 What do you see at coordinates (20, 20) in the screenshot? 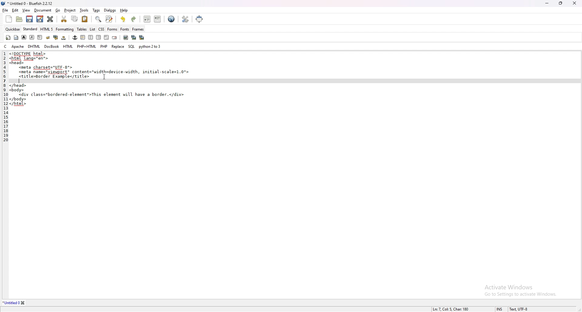
I see `open` at bounding box center [20, 20].